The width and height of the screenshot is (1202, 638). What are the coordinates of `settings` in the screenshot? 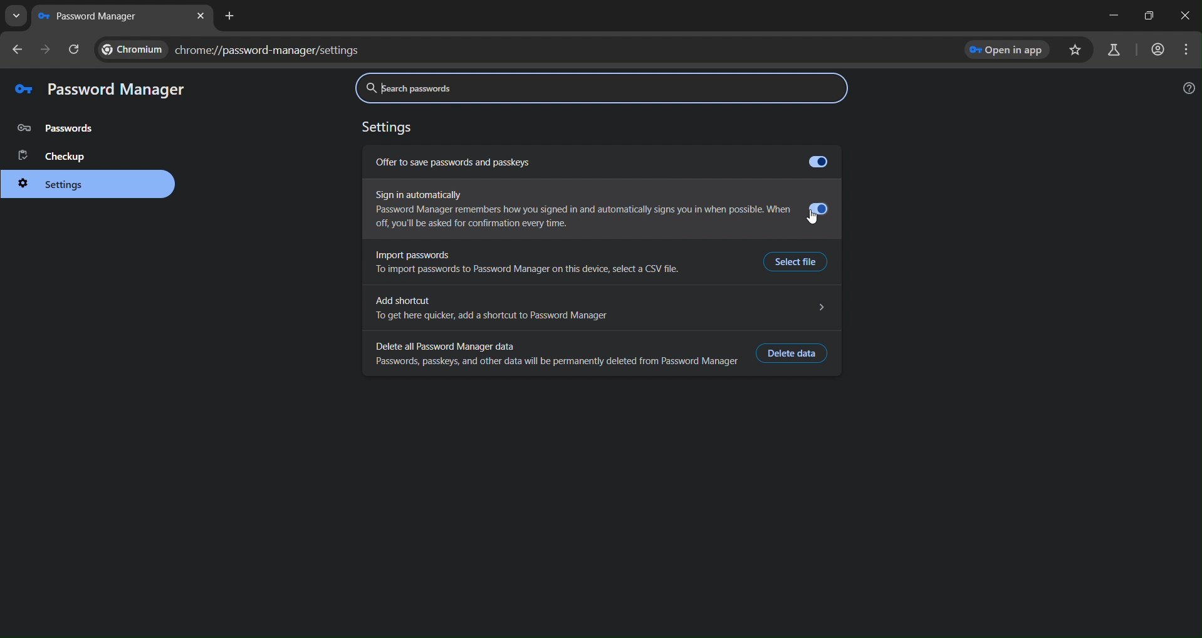 It's located at (62, 186).